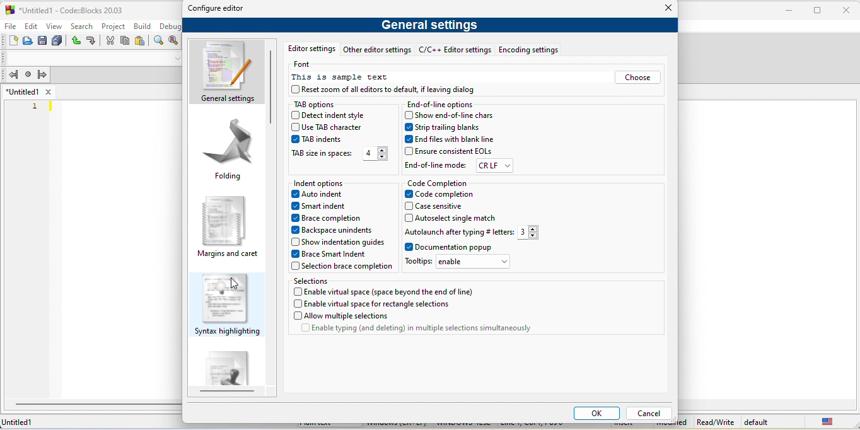  Describe the element at coordinates (303, 64) in the screenshot. I see `font` at that location.